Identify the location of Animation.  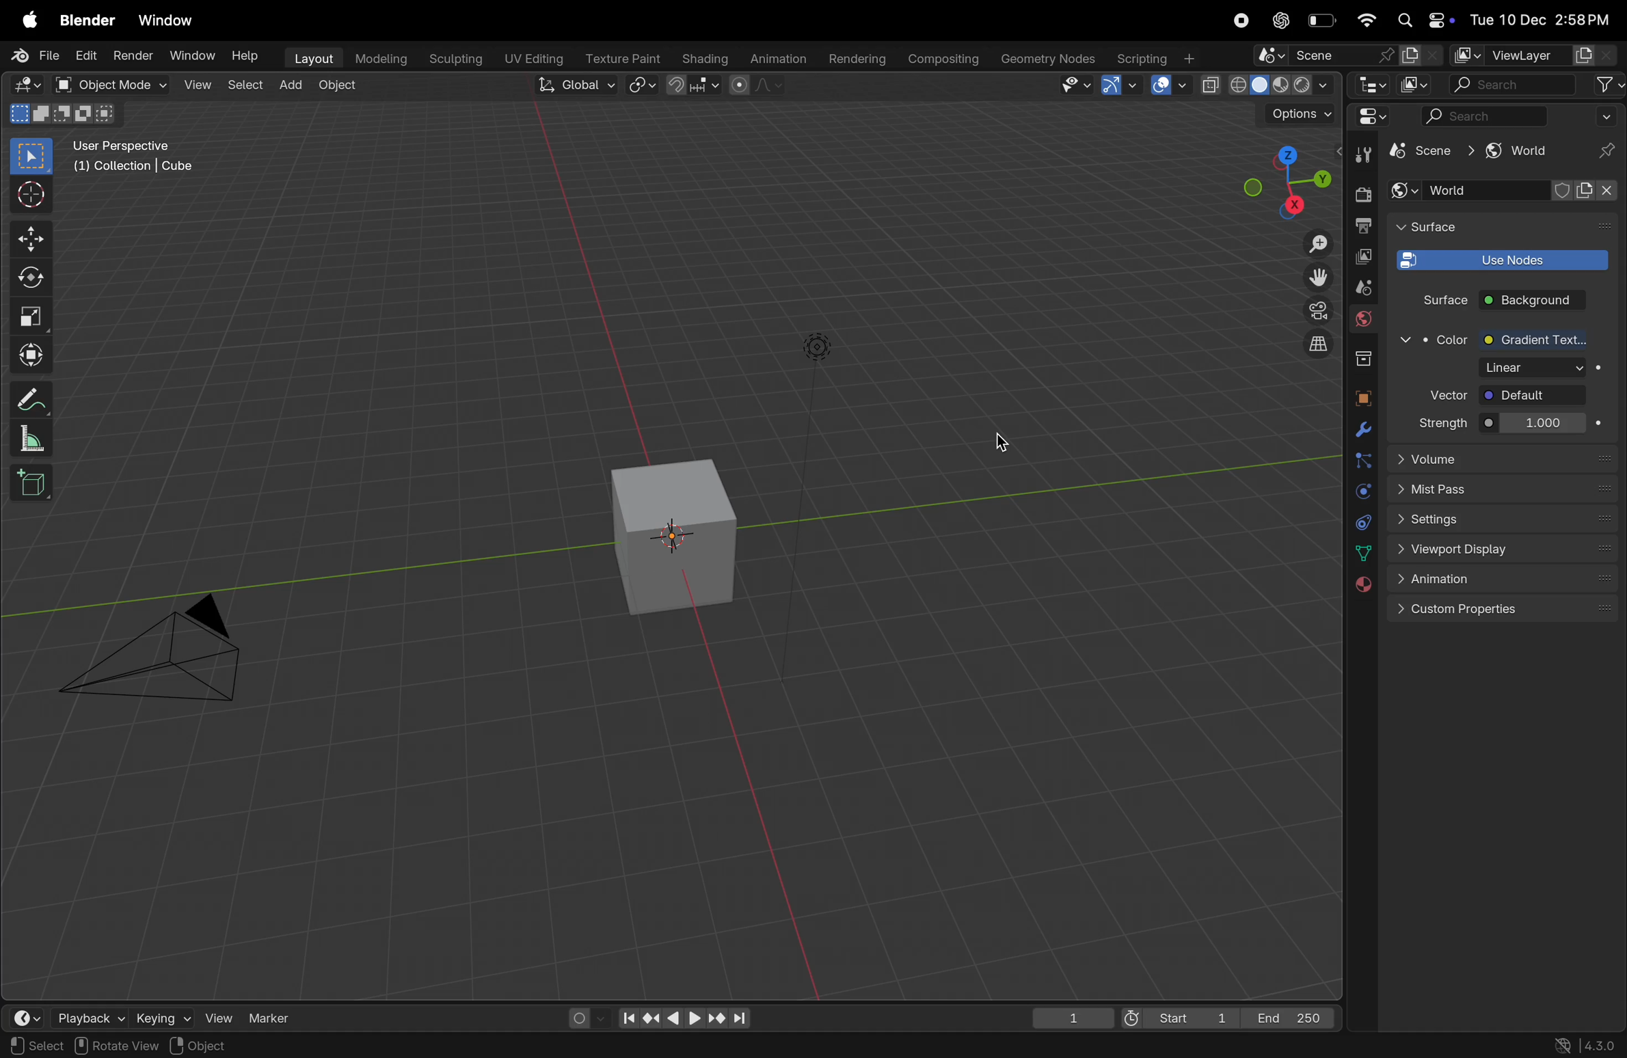
(1503, 578).